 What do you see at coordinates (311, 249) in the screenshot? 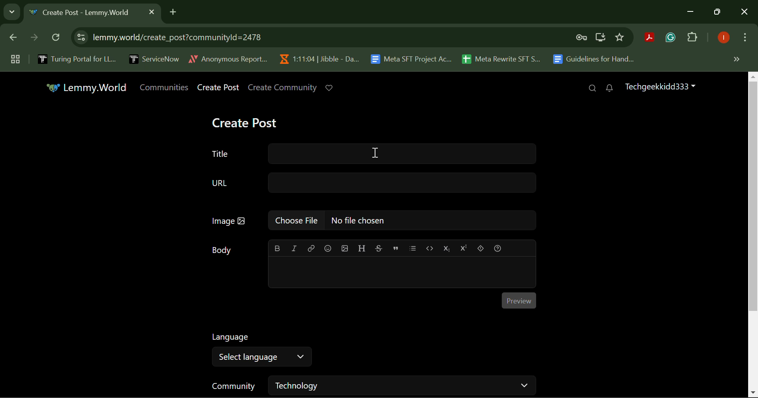
I see `link` at bounding box center [311, 249].